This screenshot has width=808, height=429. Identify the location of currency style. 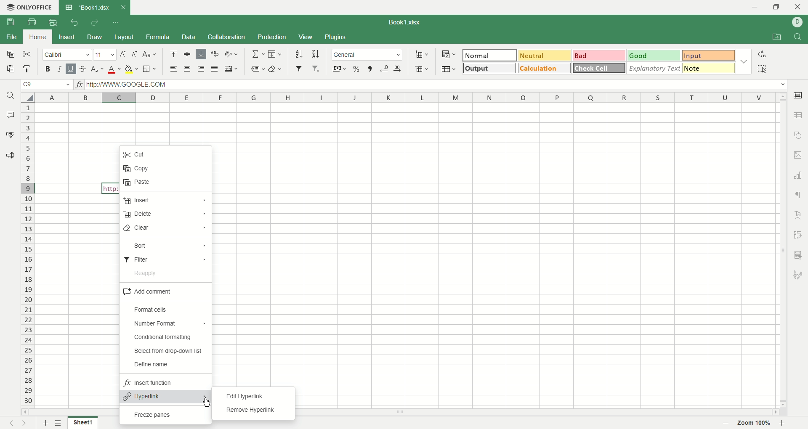
(338, 69).